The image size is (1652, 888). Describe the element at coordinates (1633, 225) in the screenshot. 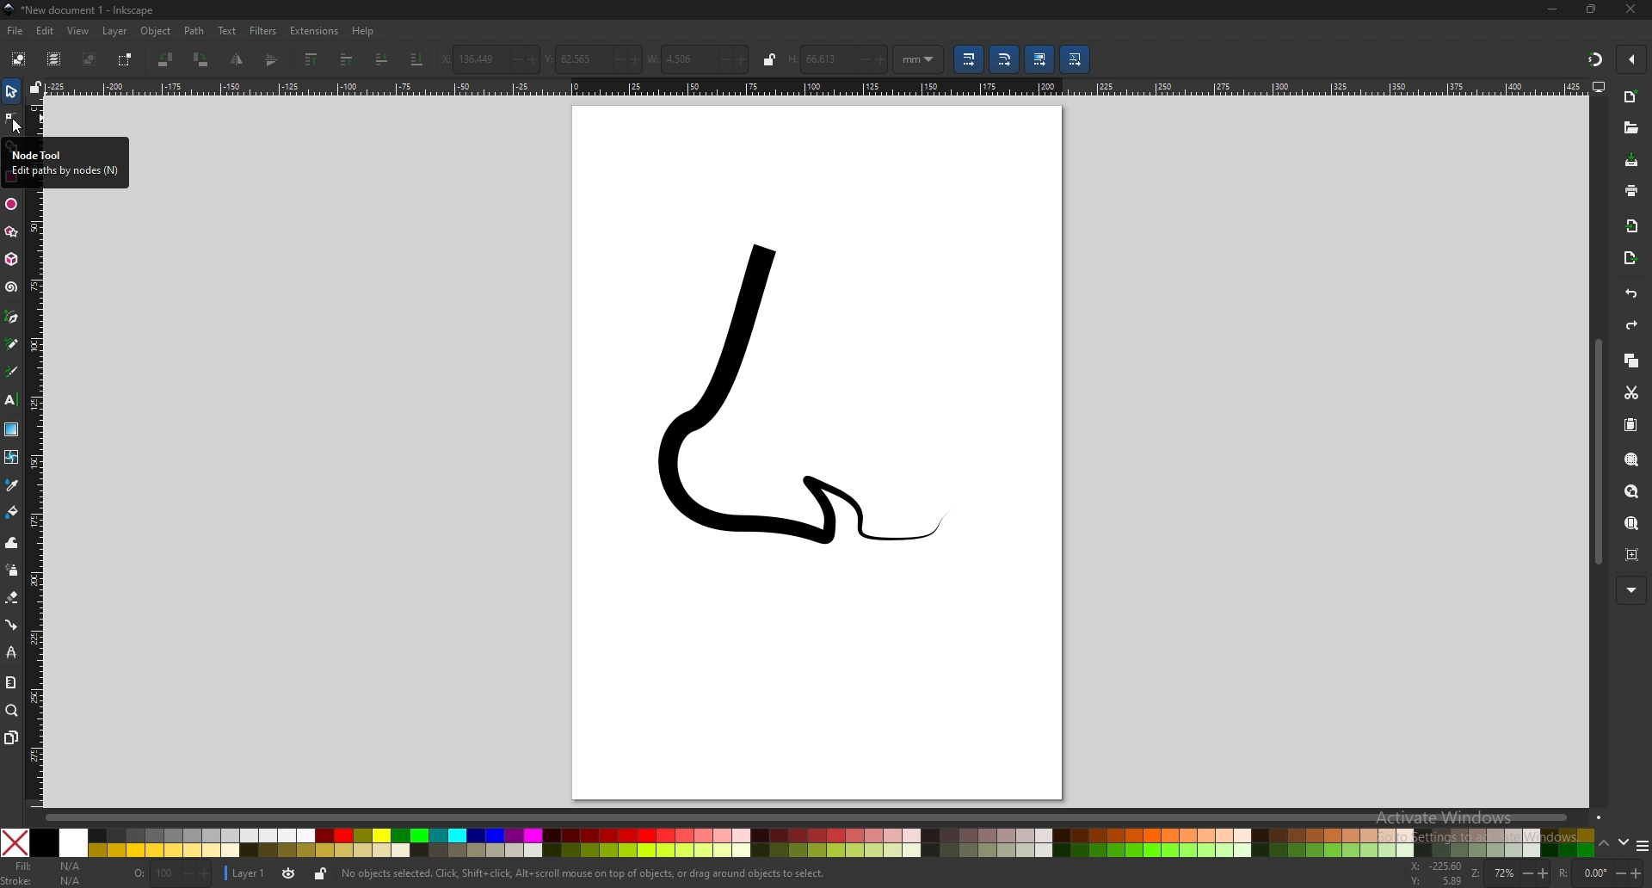

I see `import` at that location.